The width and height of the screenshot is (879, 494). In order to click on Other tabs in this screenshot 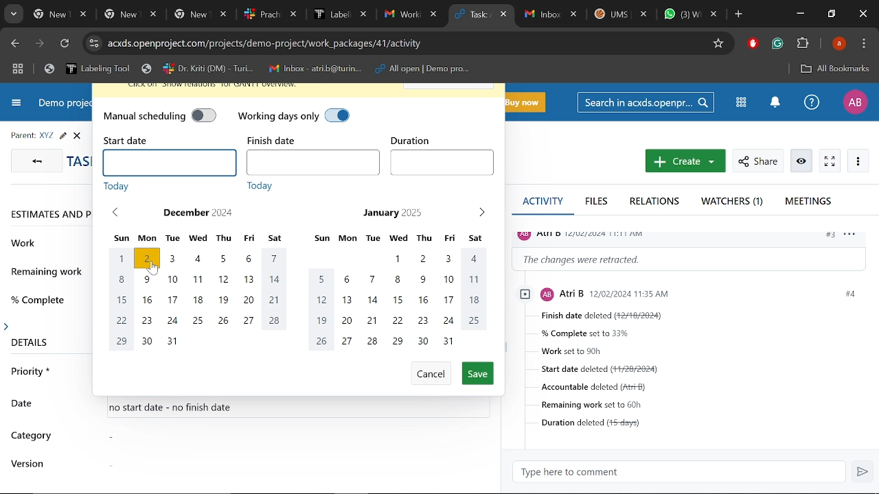, I will do `click(236, 14)`.